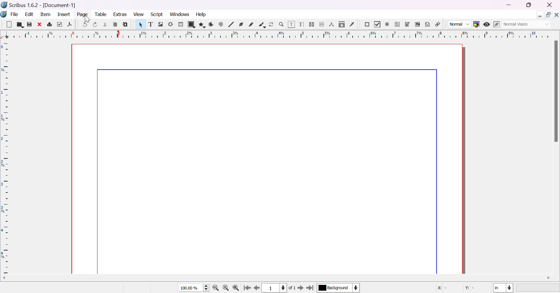  Describe the element at coordinates (29, 14) in the screenshot. I see `edit` at that location.